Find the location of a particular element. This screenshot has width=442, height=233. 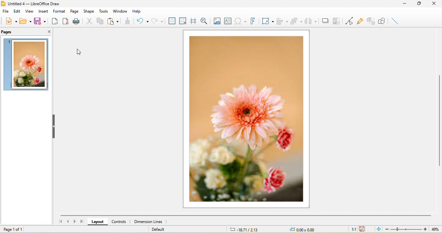

redo is located at coordinates (158, 21).